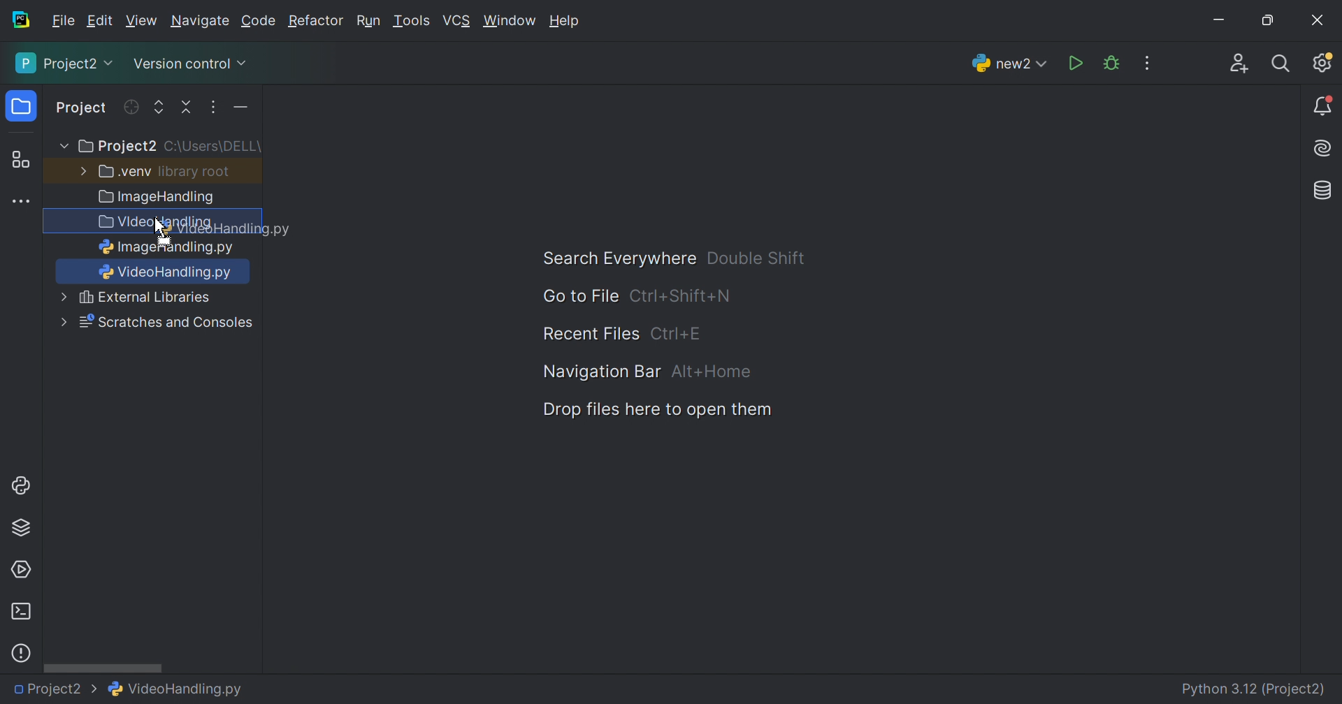  What do you see at coordinates (116, 147) in the screenshot?
I see `Project2` at bounding box center [116, 147].